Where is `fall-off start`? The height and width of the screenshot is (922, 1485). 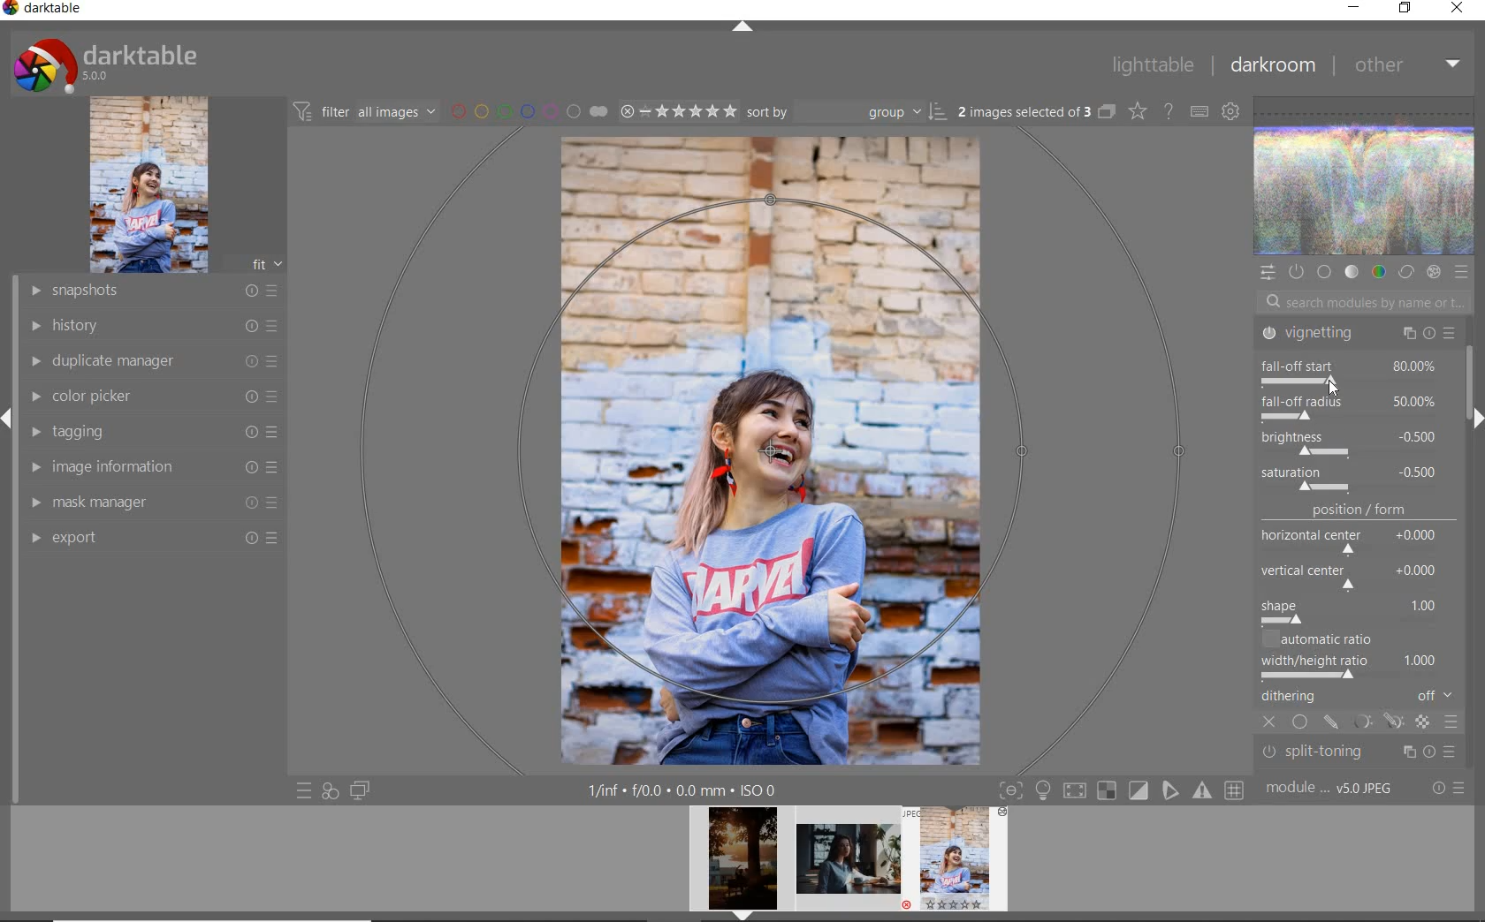 fall-off start is located at coordinates (1355, 370).